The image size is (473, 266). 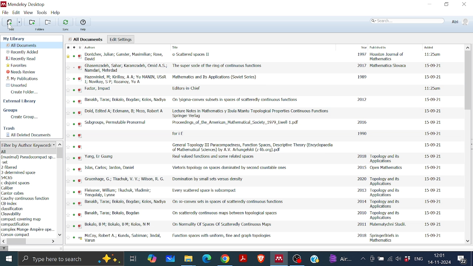 I want to click on Published in, so click(x=386, y=167).